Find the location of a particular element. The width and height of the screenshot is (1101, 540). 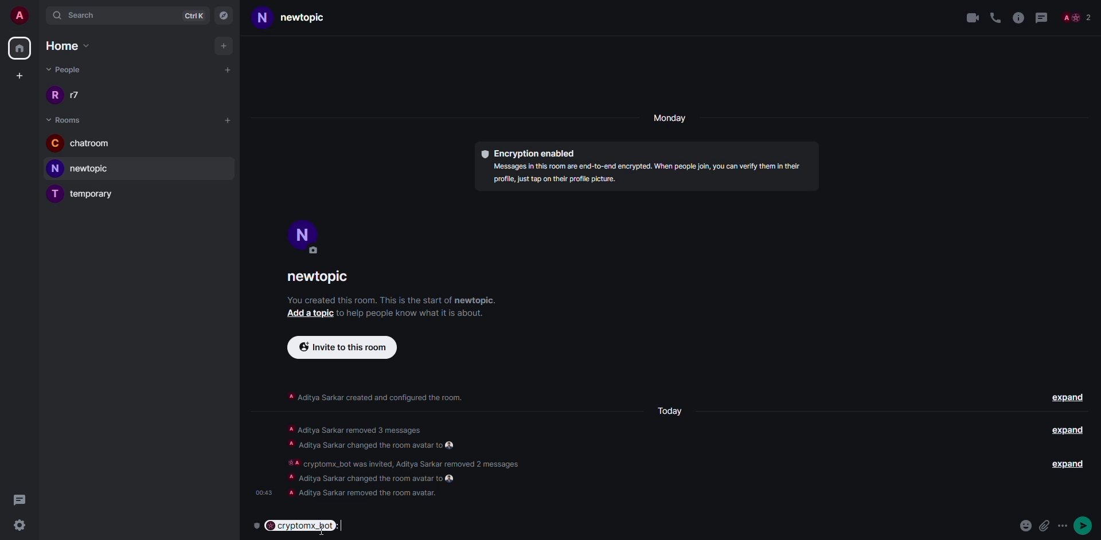

room is located at coordinates (67, 120).